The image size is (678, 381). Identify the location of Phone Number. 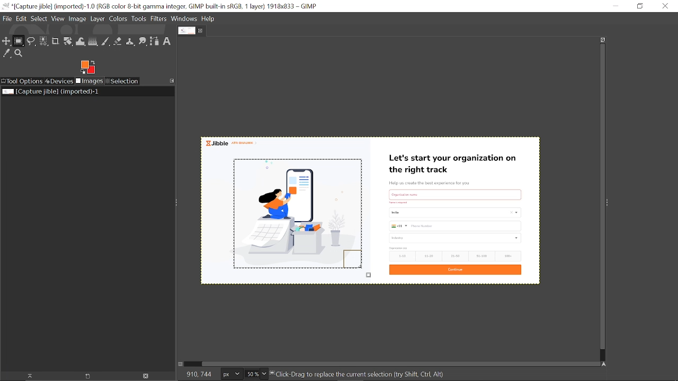
(454, 226).